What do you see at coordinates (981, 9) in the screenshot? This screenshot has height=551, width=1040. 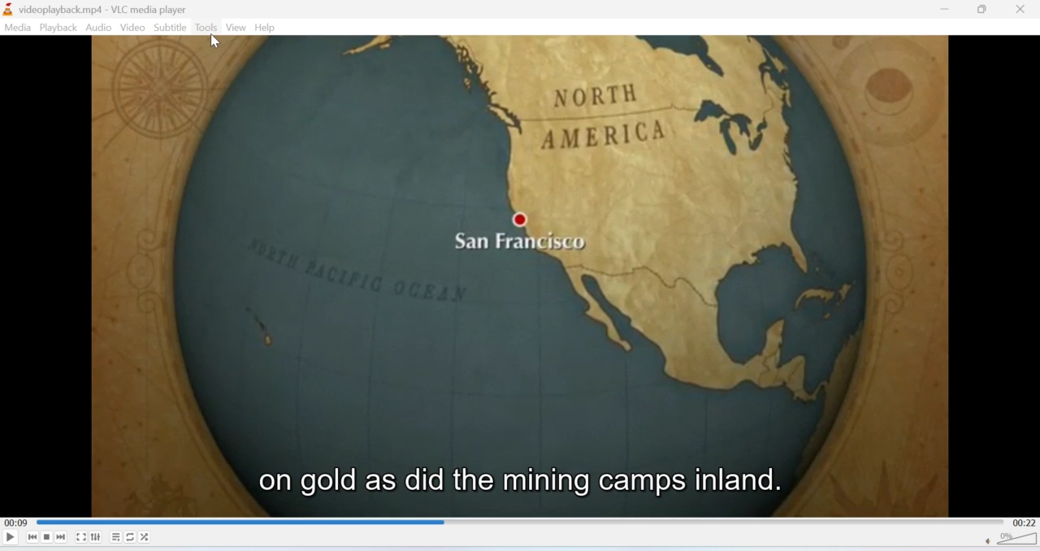 I see `Minimise` at bounding box center [981, 9].